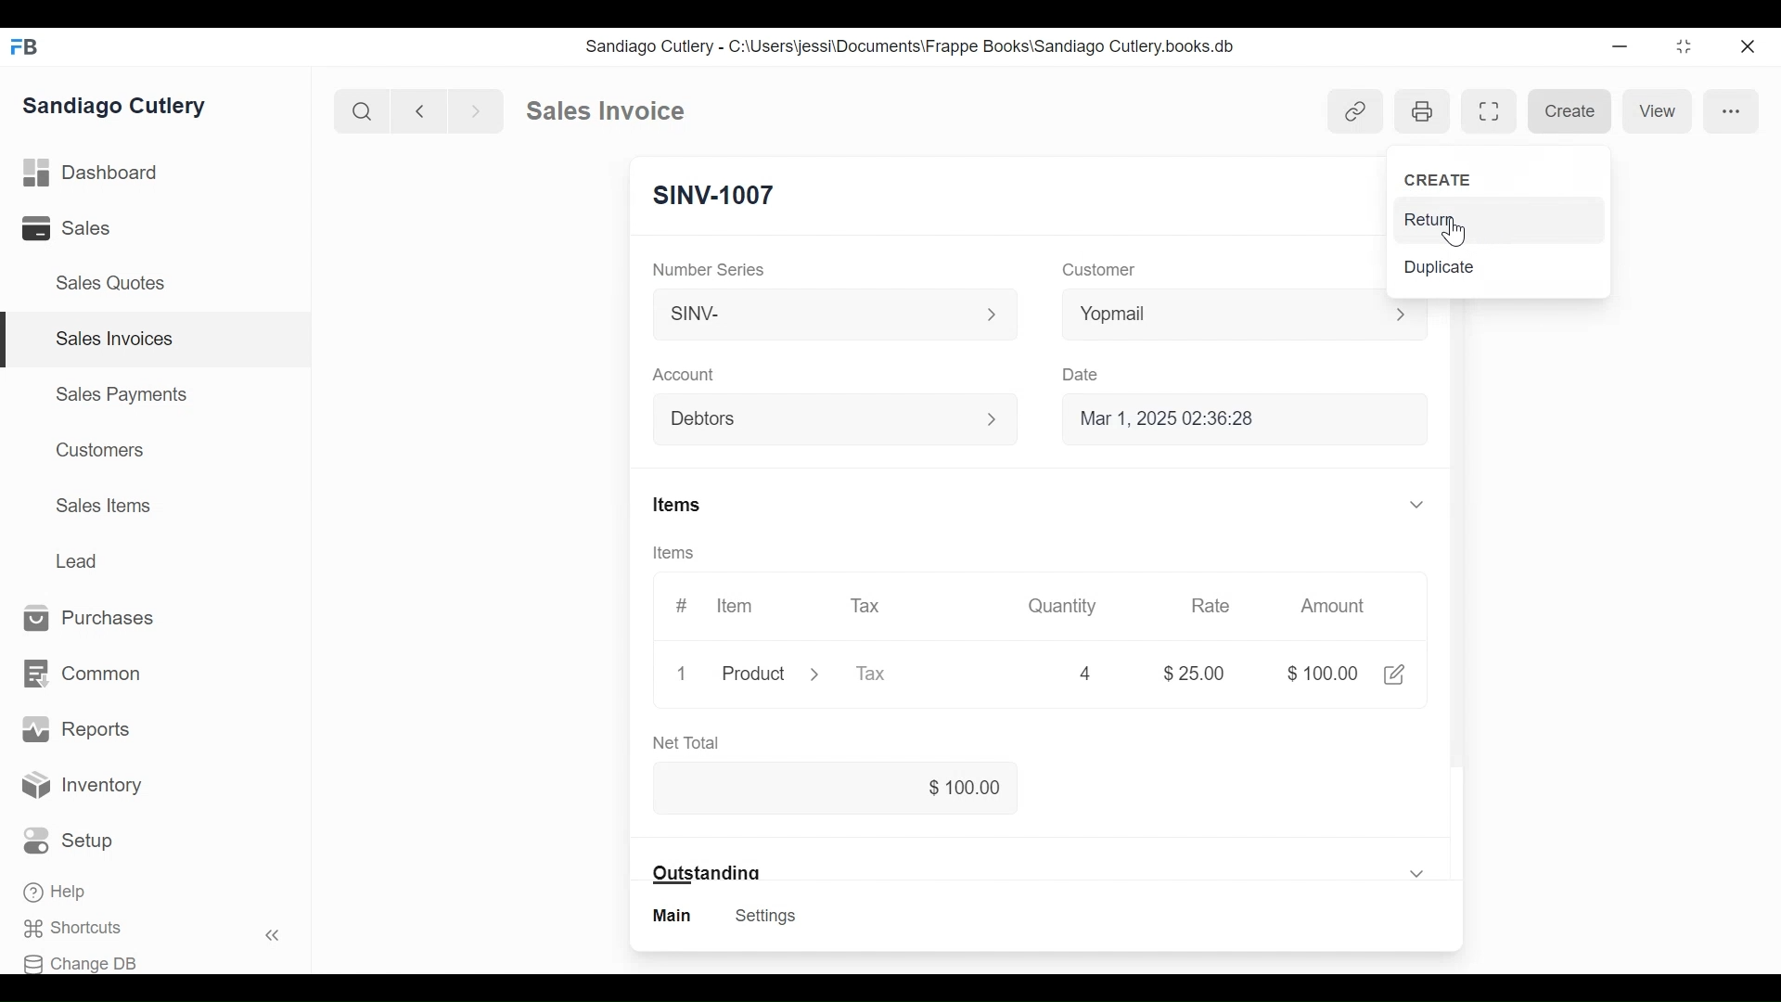  What do you see at coordinates (737, 606) in the screenshot?
I see `Item` at bounding box center [737, 606].